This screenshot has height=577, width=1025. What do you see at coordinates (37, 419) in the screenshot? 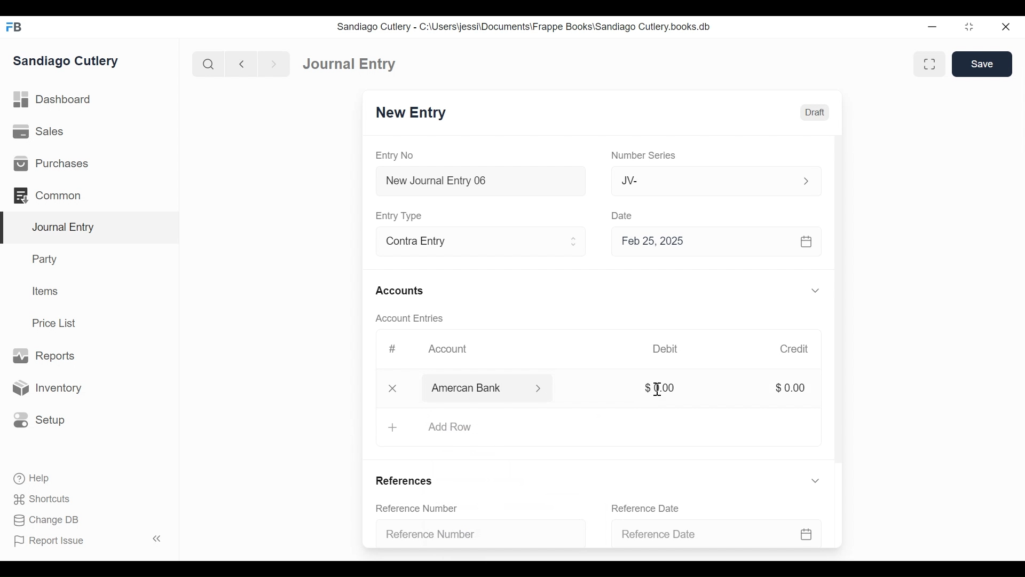
I see `Setup` at bounding box center [37, 419].